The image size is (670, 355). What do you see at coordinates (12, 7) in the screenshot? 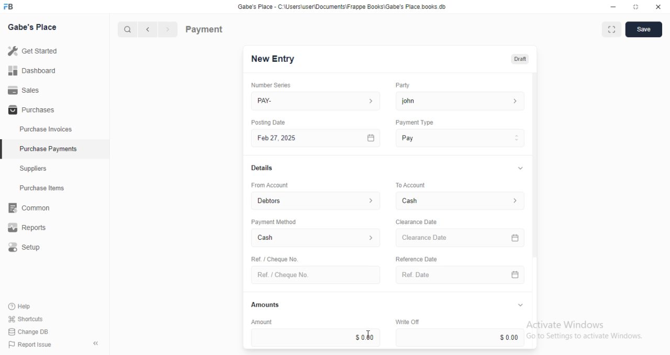
I see `logo` at bounding box center [12, 7].